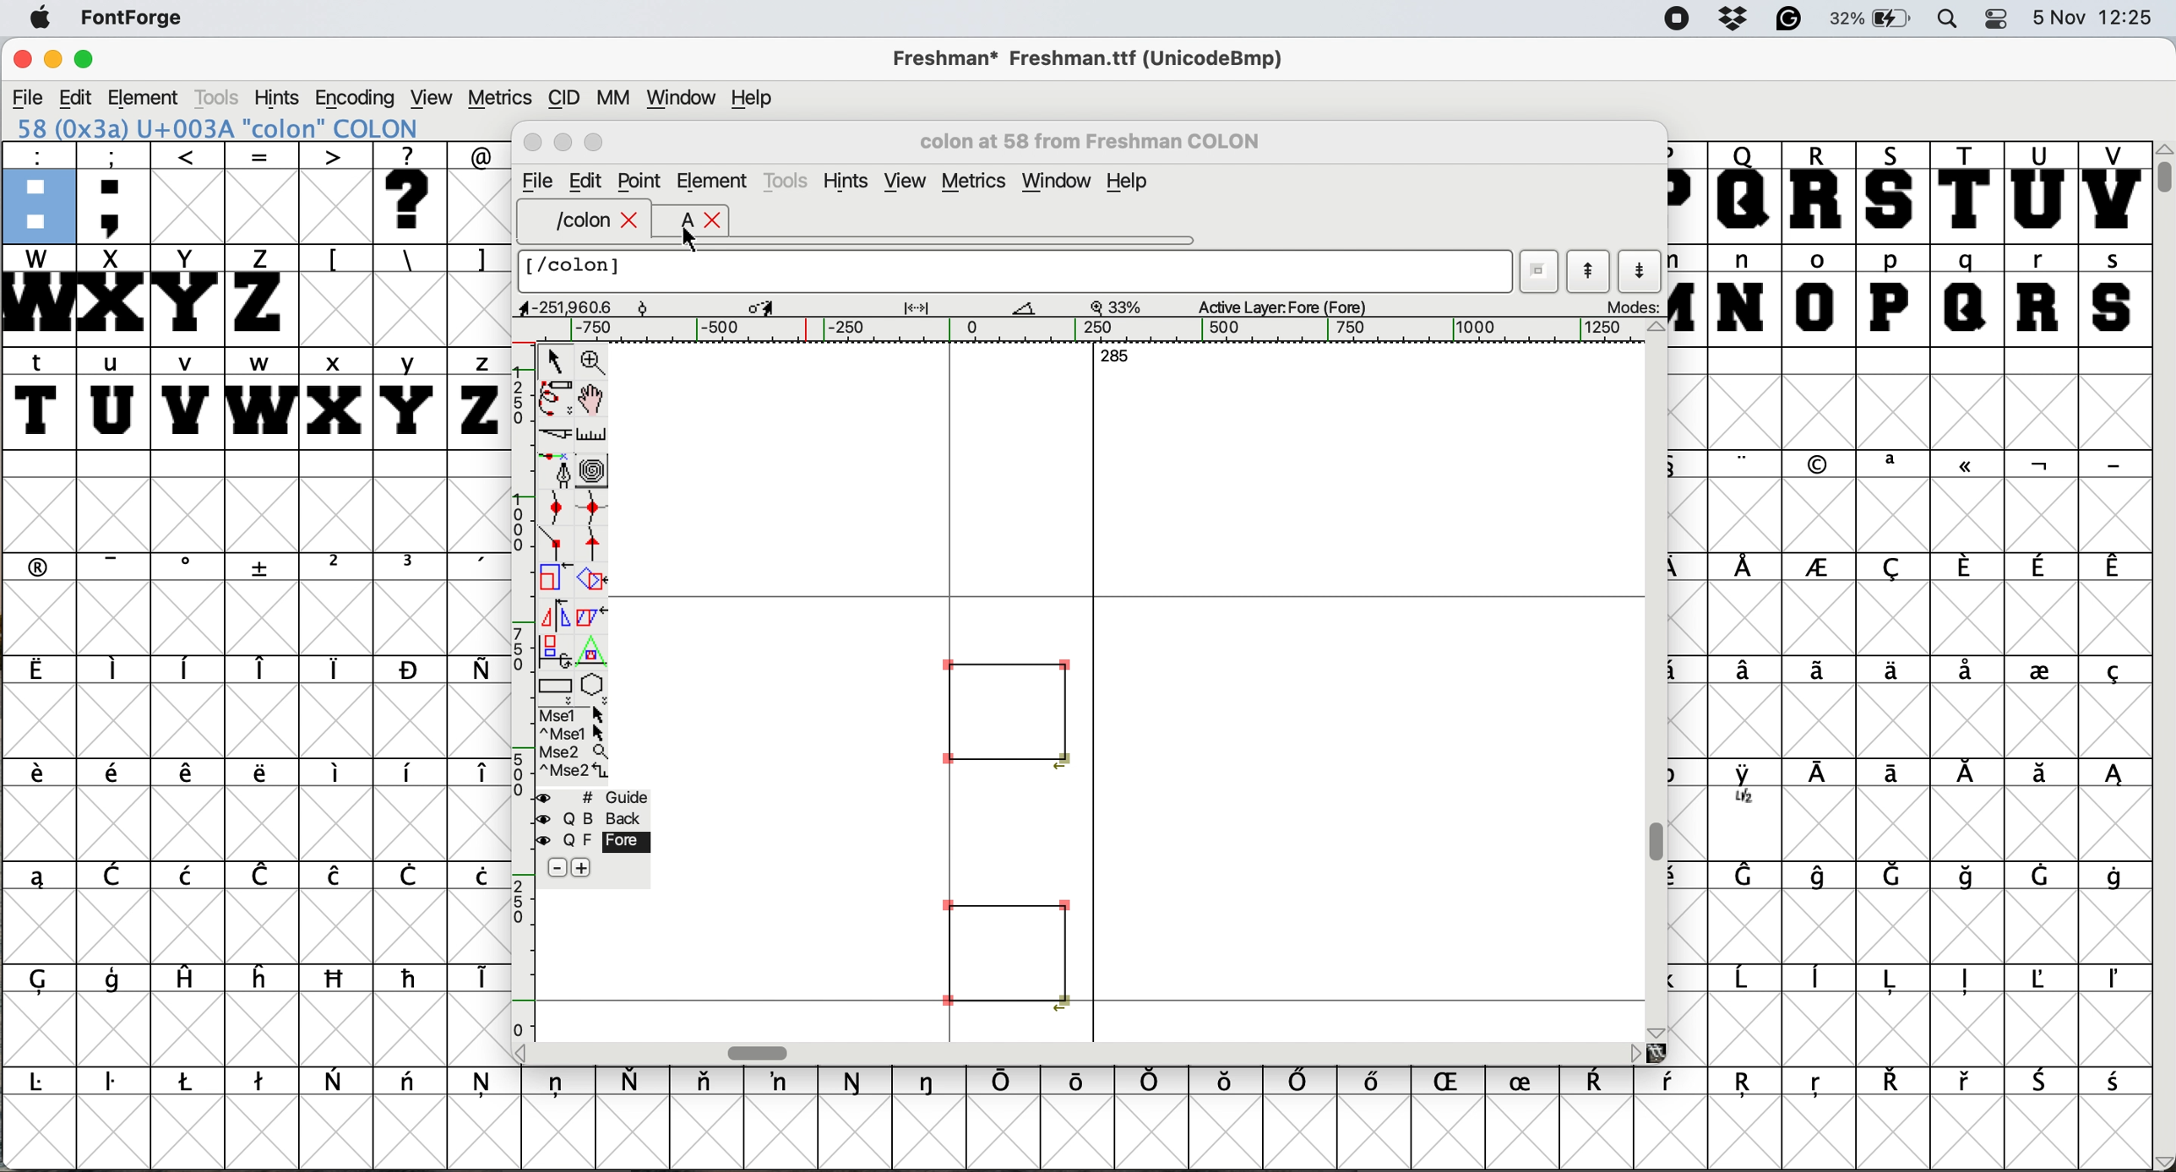 The image size is (2176, 1172). I want to click on cid, so click(562, 96).